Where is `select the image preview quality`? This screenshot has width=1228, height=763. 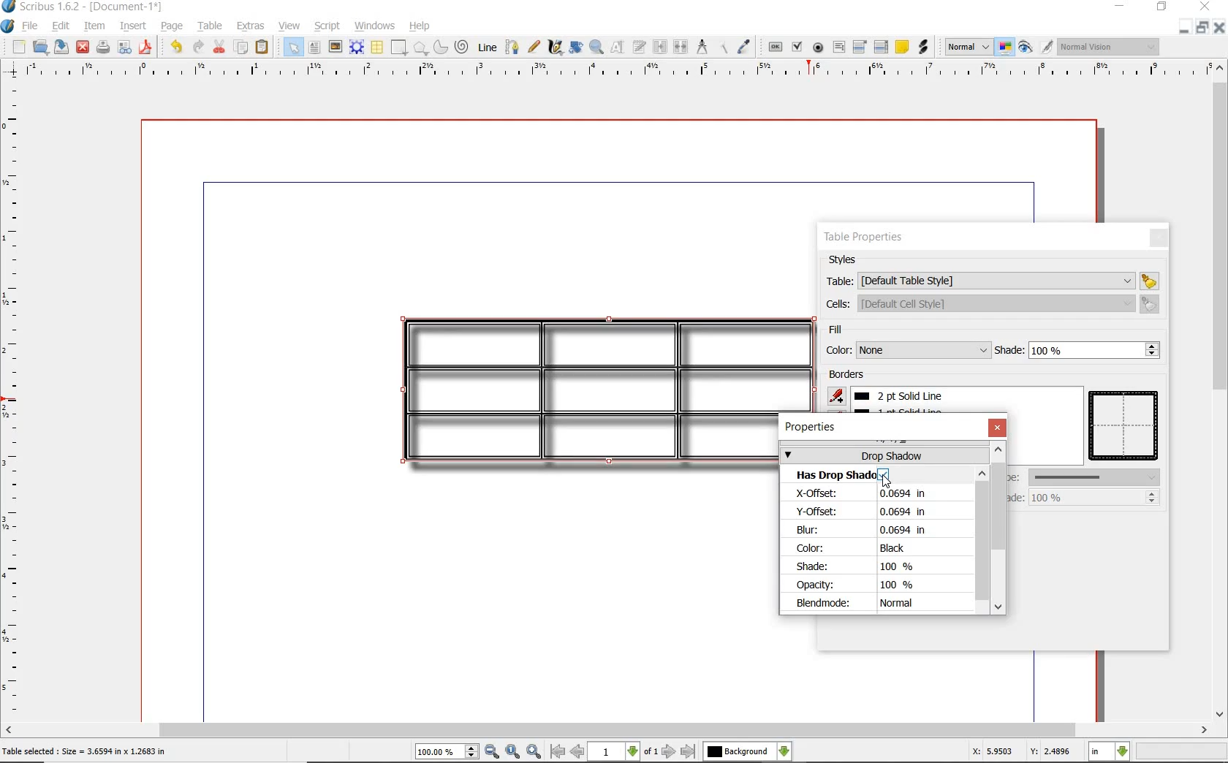 select the image preview quality is located at coordinates (964, 47).